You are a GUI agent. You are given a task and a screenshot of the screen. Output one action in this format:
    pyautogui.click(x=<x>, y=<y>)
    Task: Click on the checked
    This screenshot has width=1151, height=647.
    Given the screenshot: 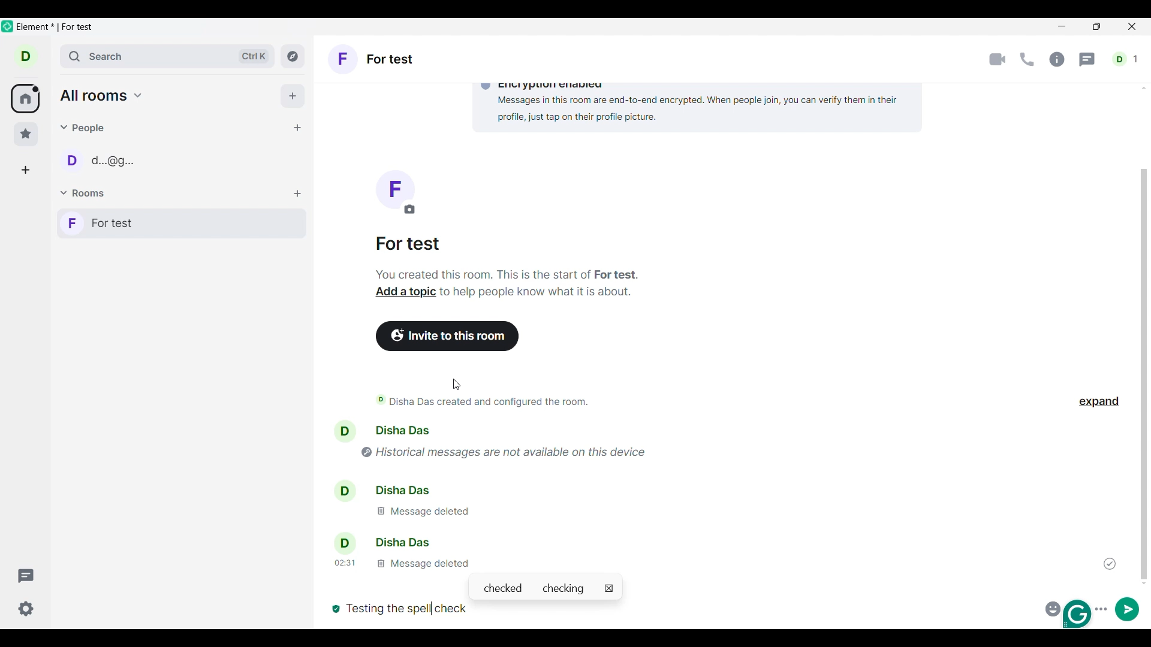 What is the action you would take?
    pyautogui.click(x=502, y=588)
    